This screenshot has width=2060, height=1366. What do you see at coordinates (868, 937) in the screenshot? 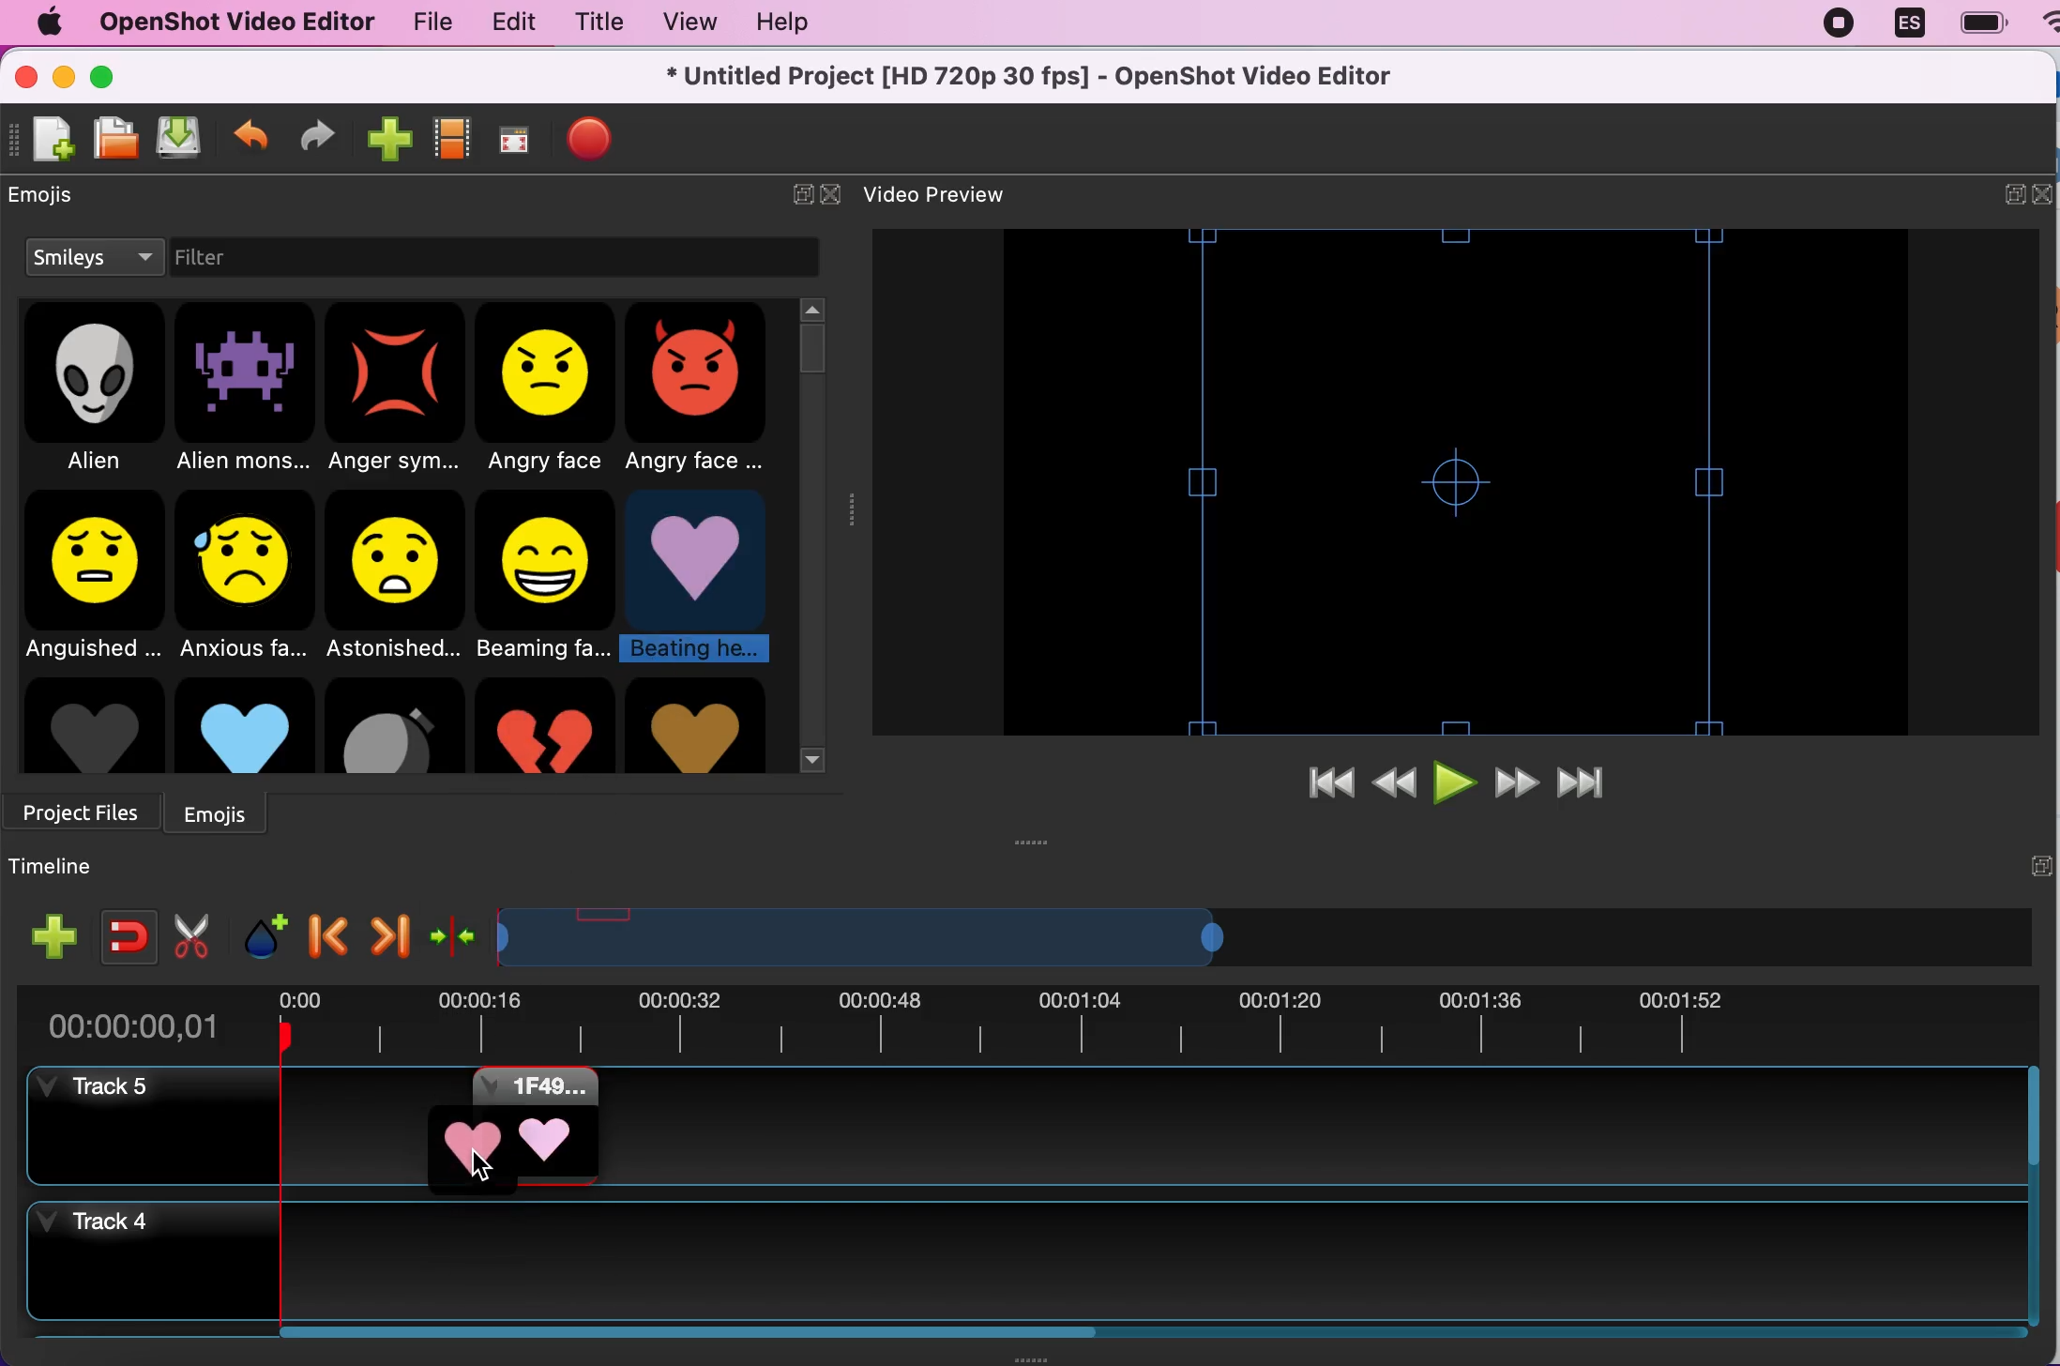
I see `Expand/Shrink timeline view` at bounding box center [868, 937].